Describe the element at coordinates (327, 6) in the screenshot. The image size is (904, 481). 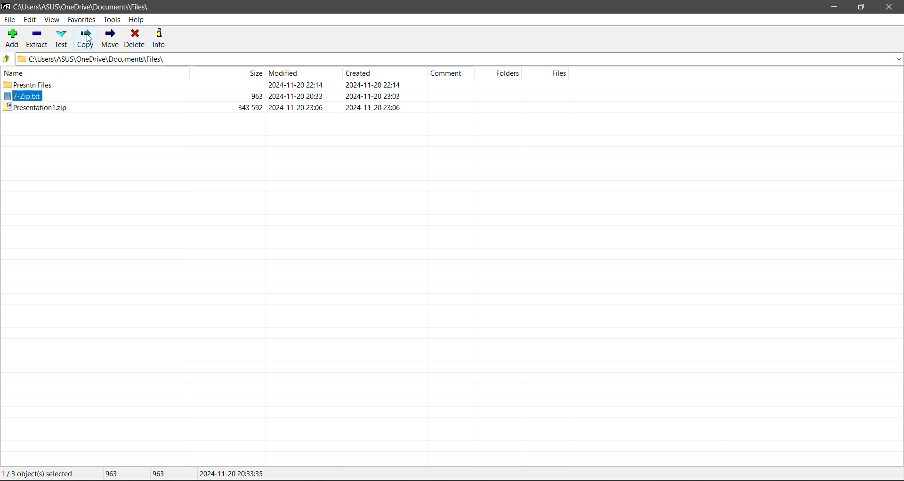
I see `Title Bar color changed on Click` at that location.